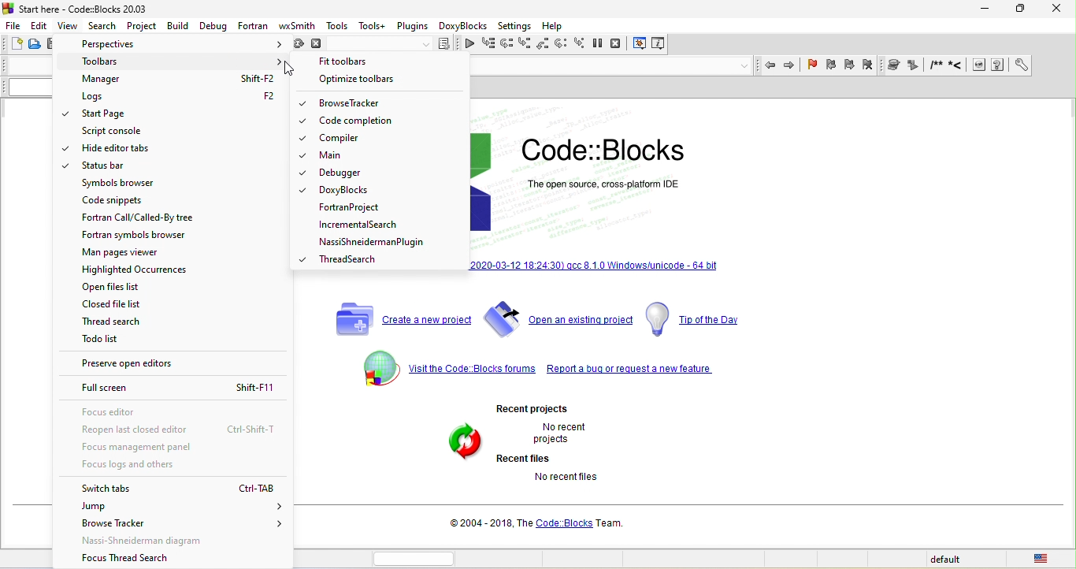 The height and width of the screenshot is (569, 1076). What do you see at coordinates (557, 24) in the screenshot?
I see `help` at bounding box center [557, 24].